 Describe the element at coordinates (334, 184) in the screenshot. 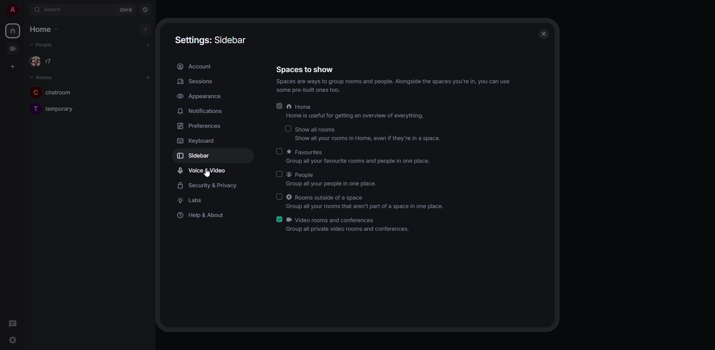

I see `Group all your people in one place.` at that location.